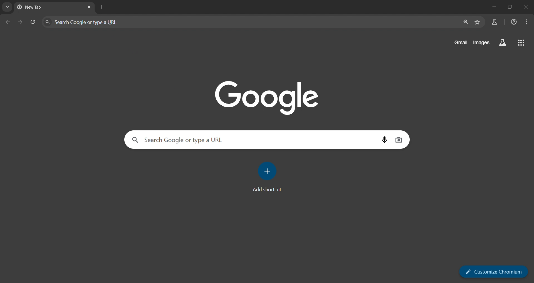 This screenshot has height=283, width=534. Describe the element at coordinates (112, 24) in the screenshot. I see `cursor` at that location.